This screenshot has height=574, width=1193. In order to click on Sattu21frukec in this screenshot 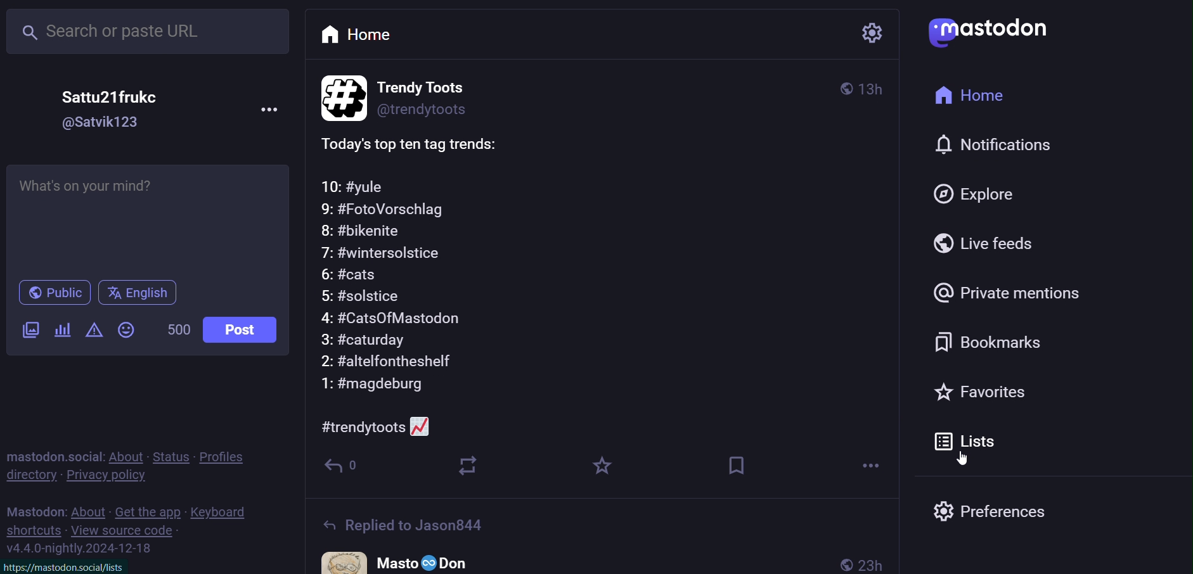, I will do `click(110, 91)`.